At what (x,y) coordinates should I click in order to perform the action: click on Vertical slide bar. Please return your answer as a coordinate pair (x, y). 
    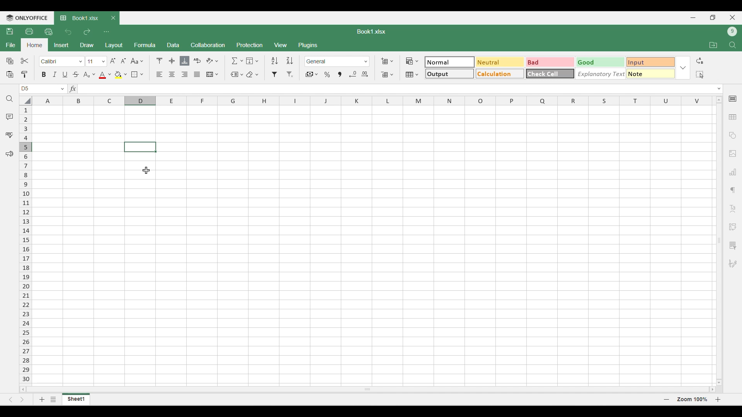
    Looking at the image, I should click on (720, 240).